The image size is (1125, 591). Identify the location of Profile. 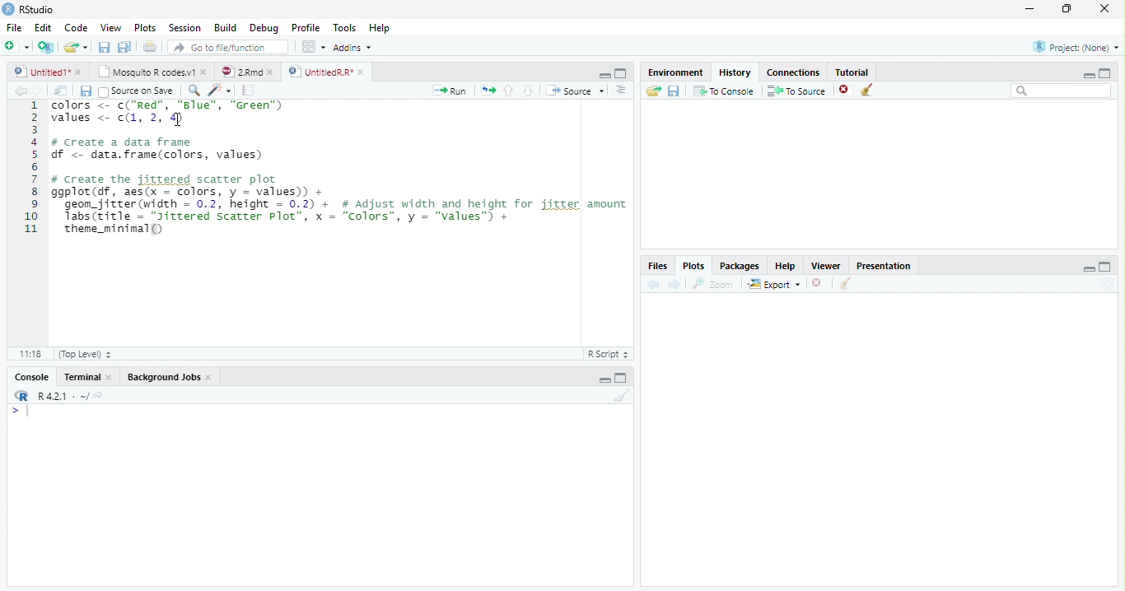
(306, 27).